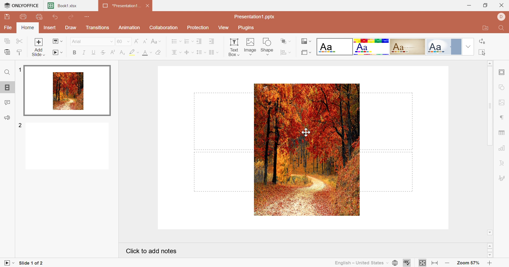  I want to click on Transitions, so click(98, 28).